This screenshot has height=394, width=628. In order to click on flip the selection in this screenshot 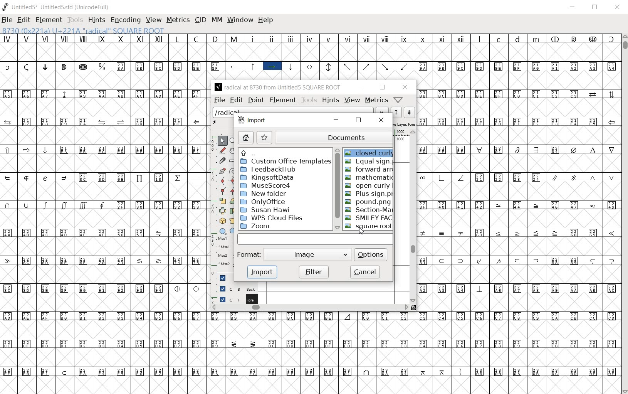, I will do `click(222, 211)`.